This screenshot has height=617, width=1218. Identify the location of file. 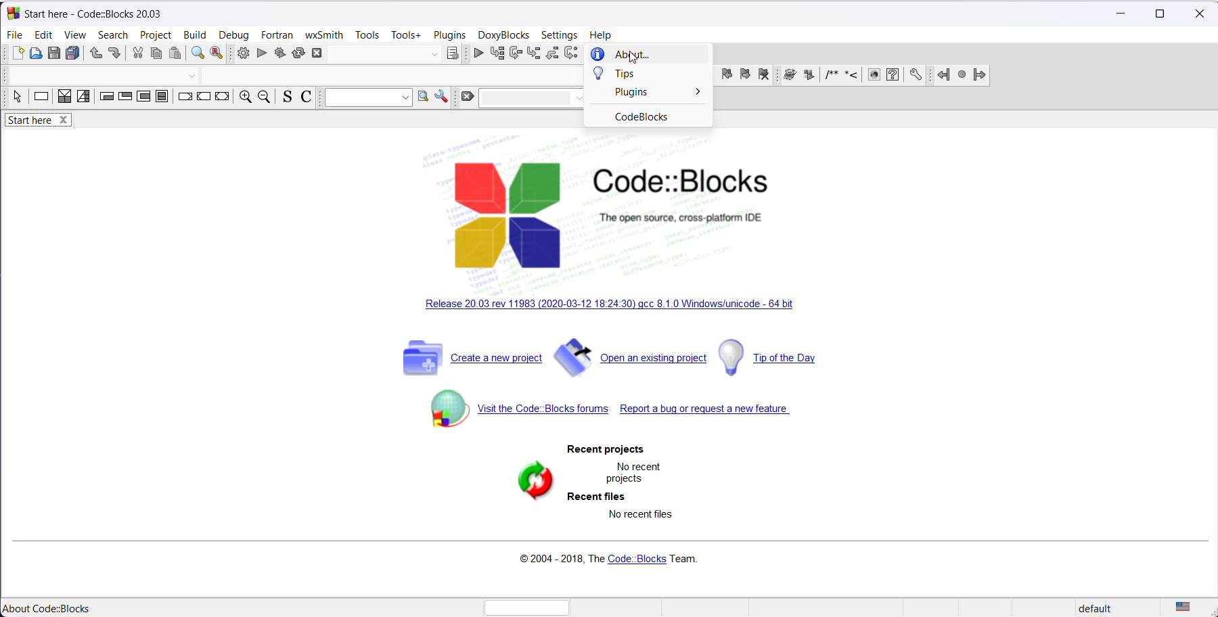
(16, 35).